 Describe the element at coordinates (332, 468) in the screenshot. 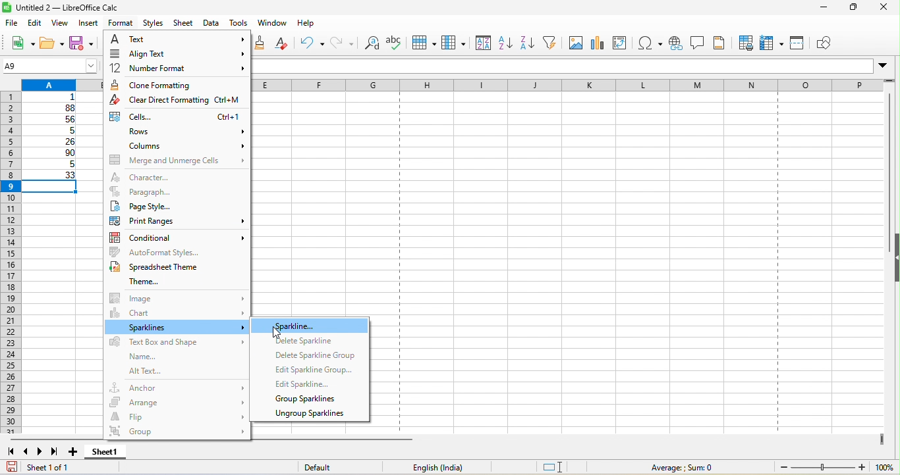

I see `default` at that location.